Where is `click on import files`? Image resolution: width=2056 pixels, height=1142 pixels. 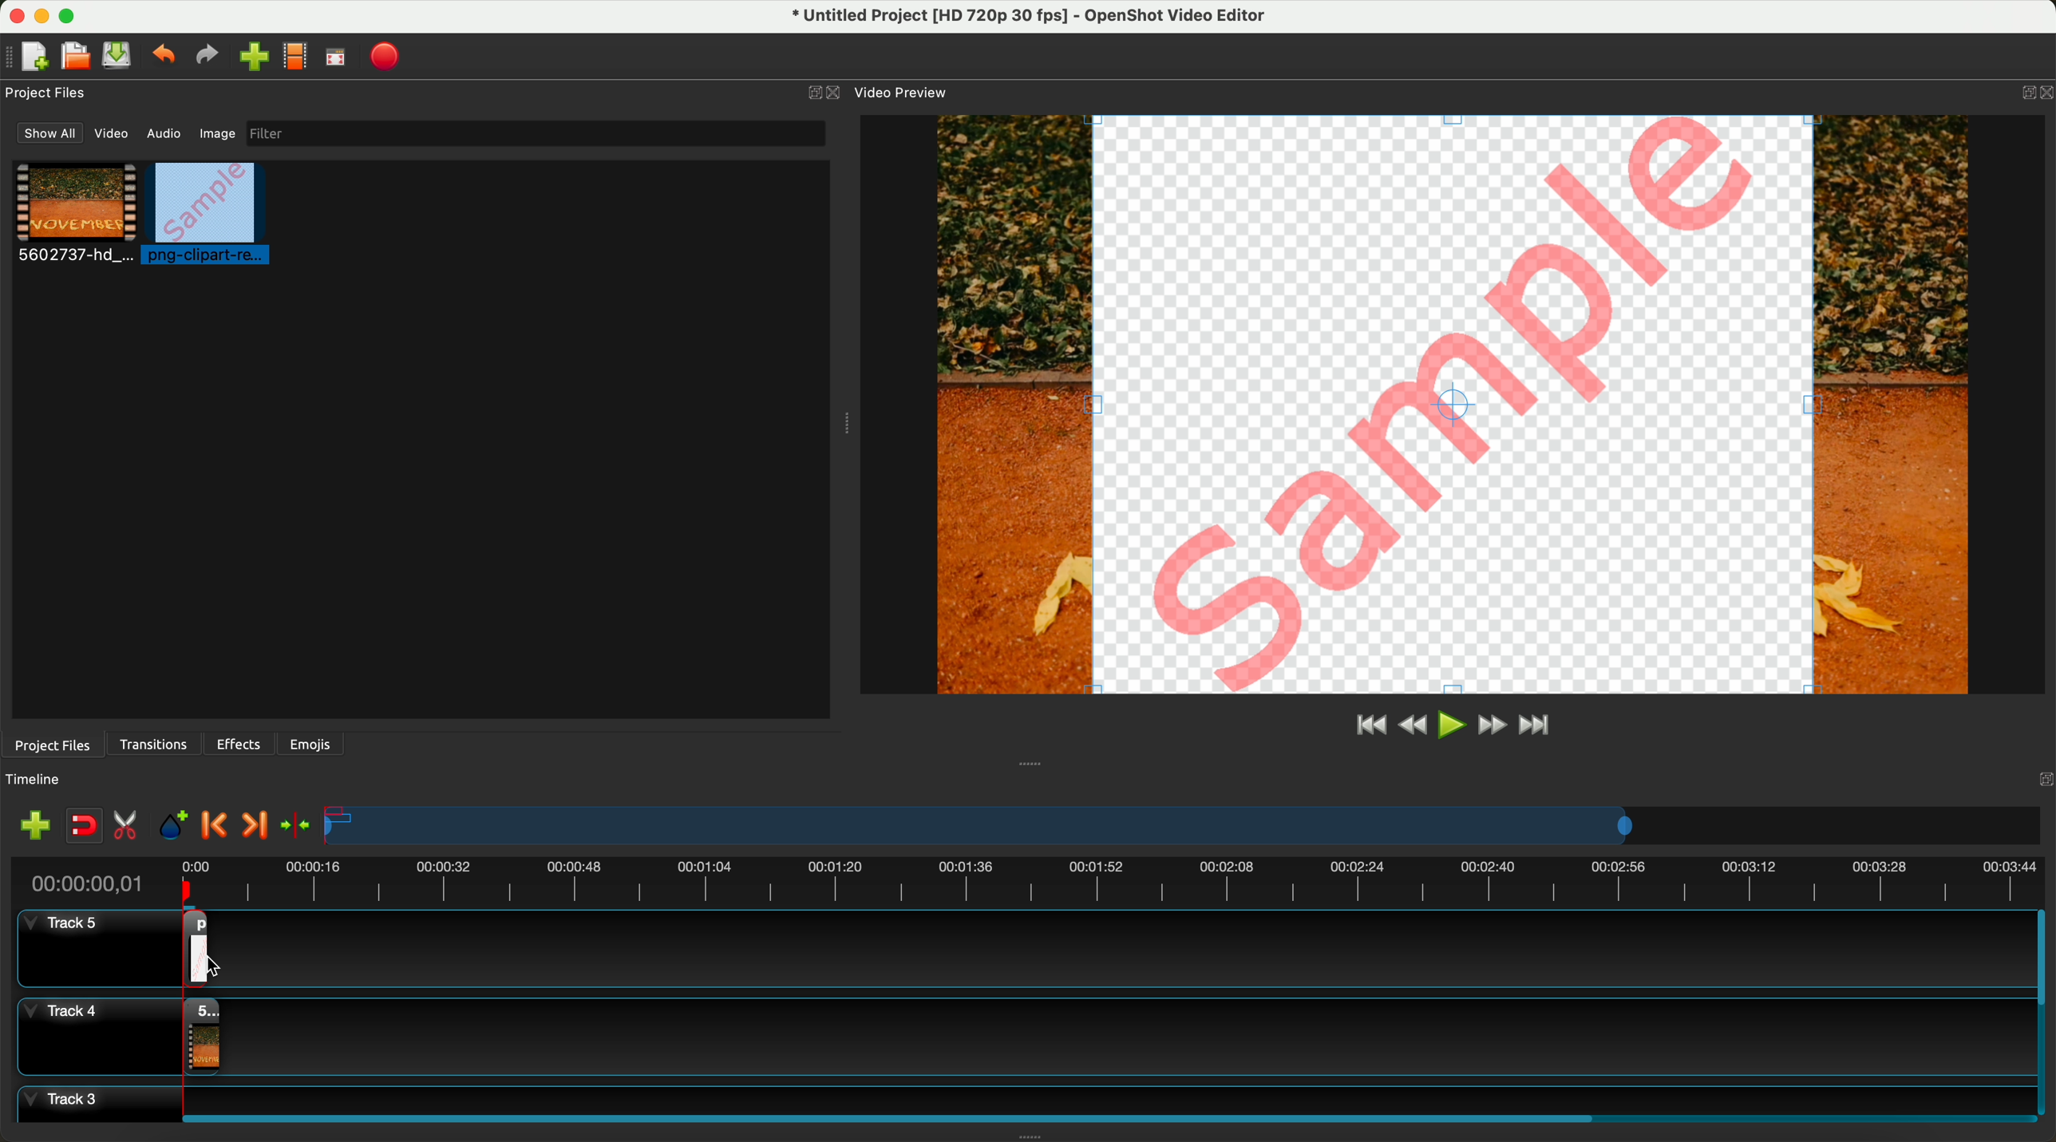 click on import files is located at coordinates (257, 58).